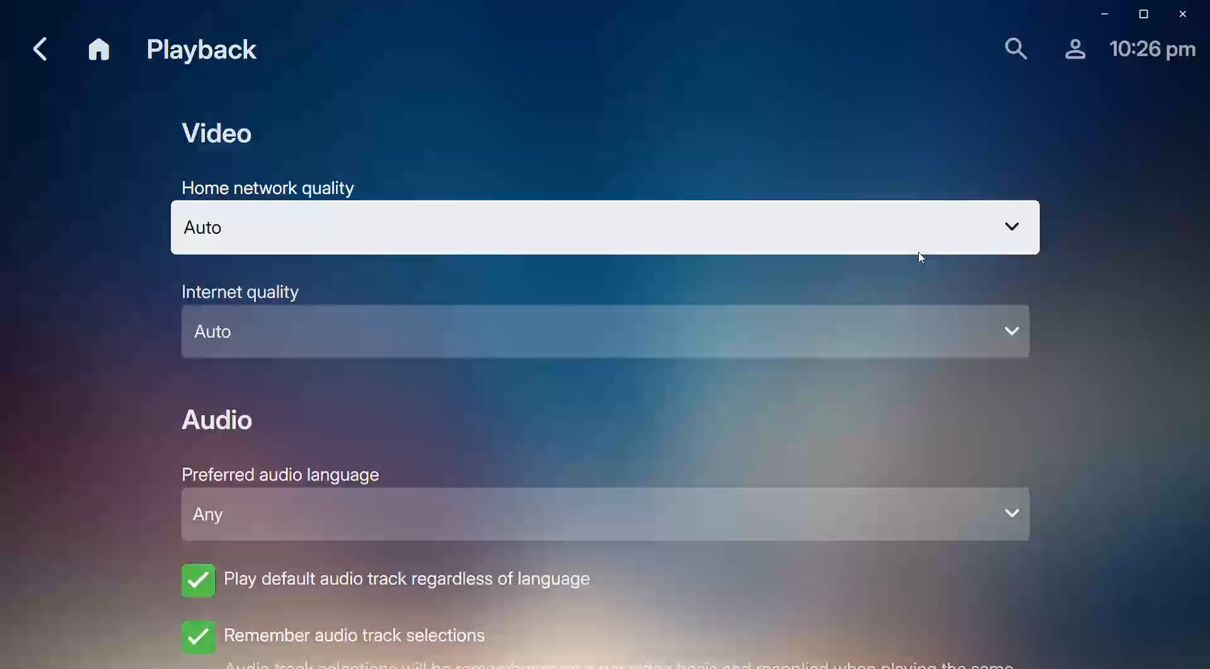 The height and width of the screenshot is (669, 1210). Describe the element at coordinates (1072, 49) in the screenshot. I see `Account` at that location.